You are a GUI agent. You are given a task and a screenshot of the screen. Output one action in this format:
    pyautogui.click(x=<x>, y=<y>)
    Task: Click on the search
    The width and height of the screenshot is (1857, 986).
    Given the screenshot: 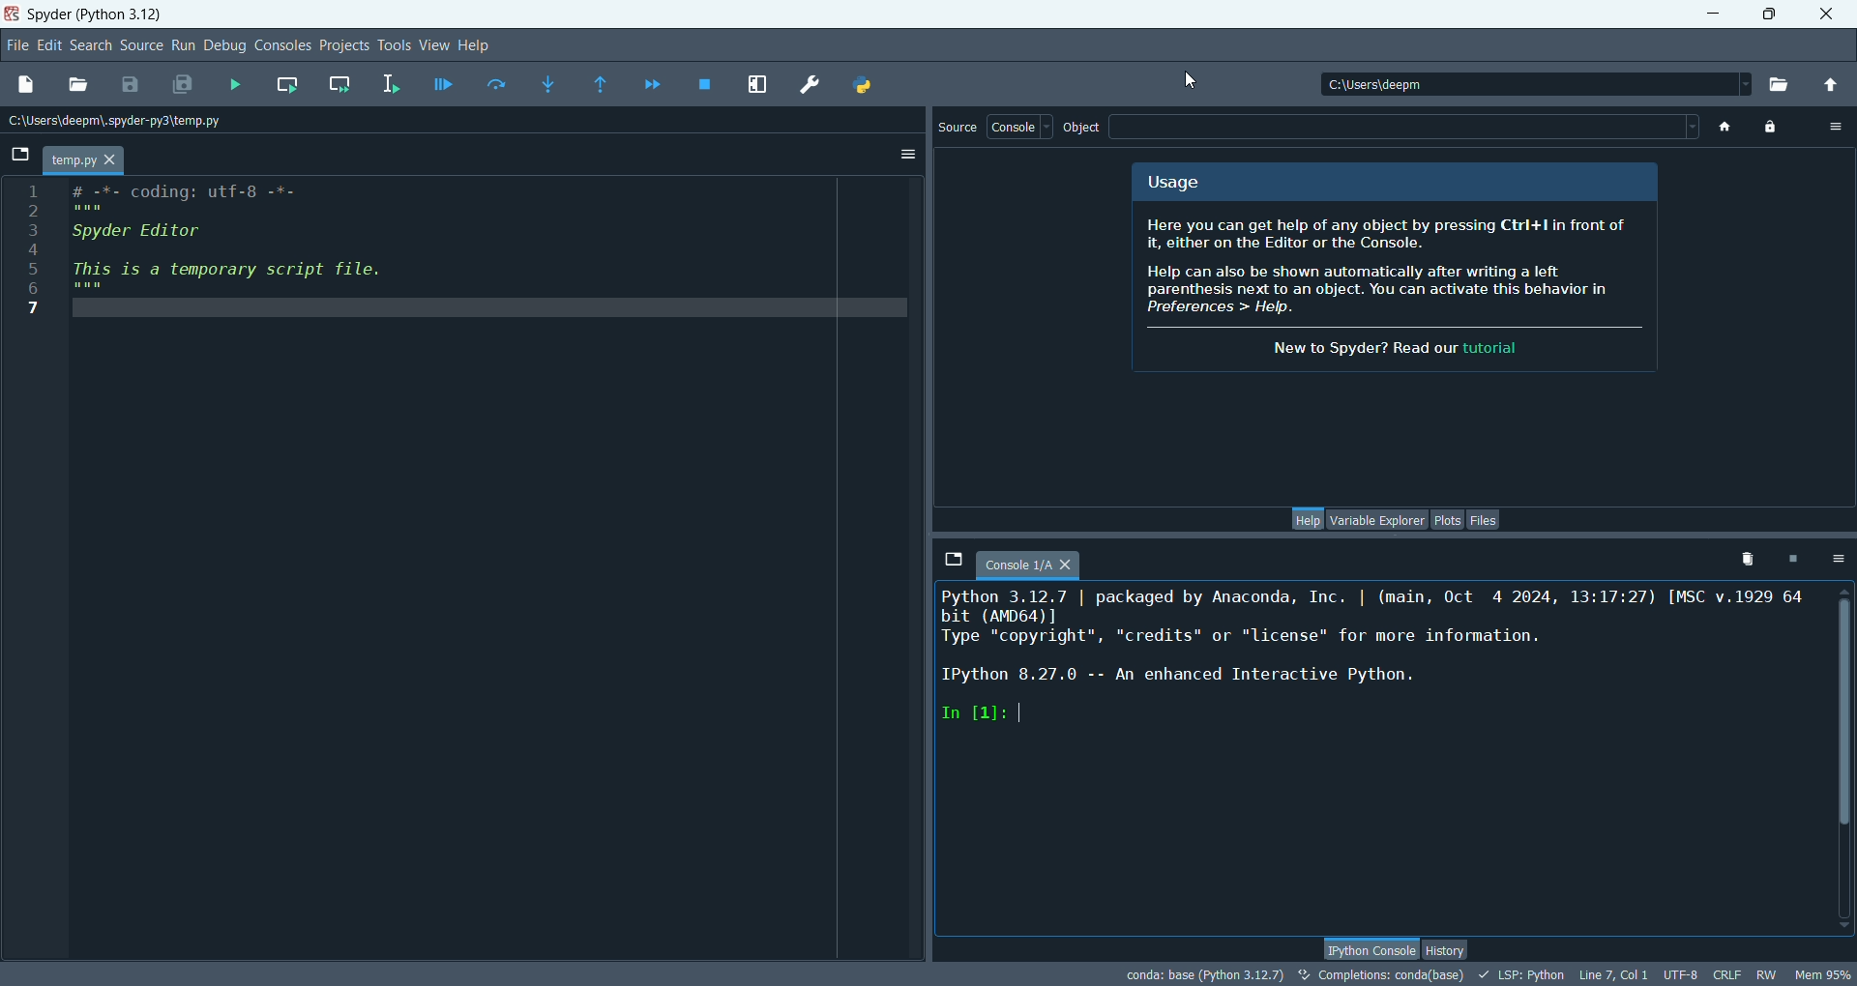 What is the action you would take?
    pyautogui.click(x=90, y=46)
    